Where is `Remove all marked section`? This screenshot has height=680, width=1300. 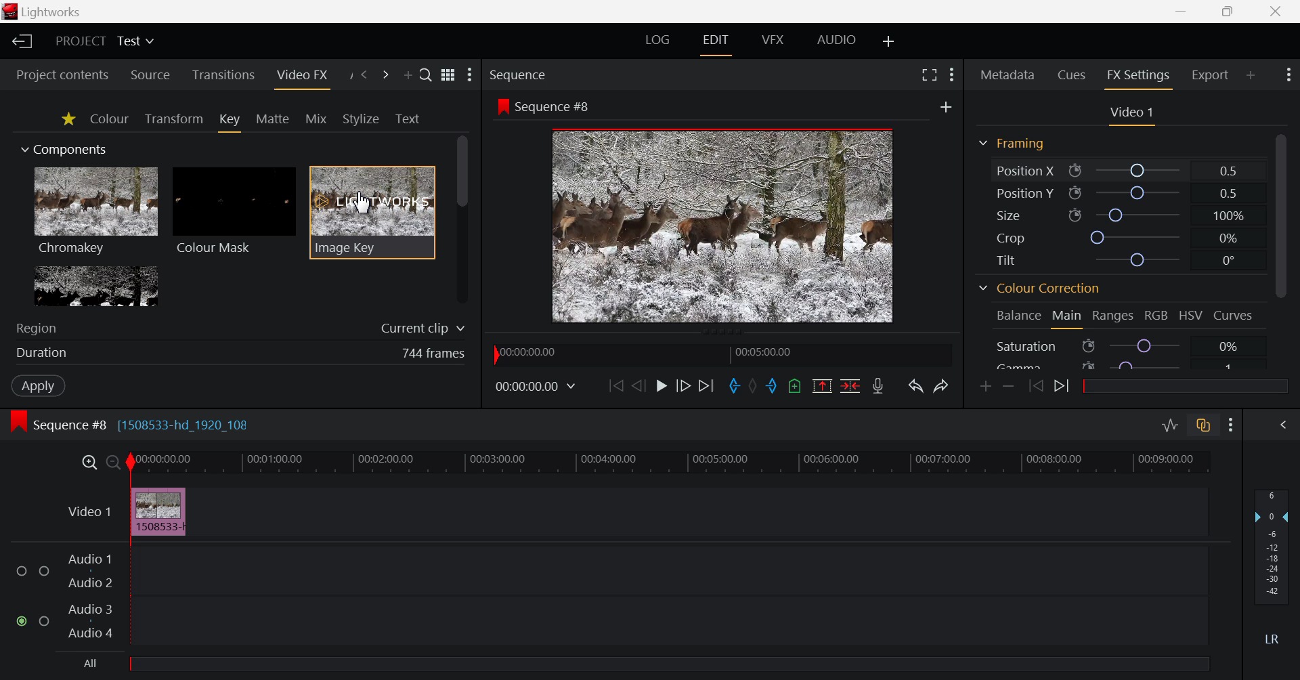
Remove all marked section is located at coordinates (822, 387).